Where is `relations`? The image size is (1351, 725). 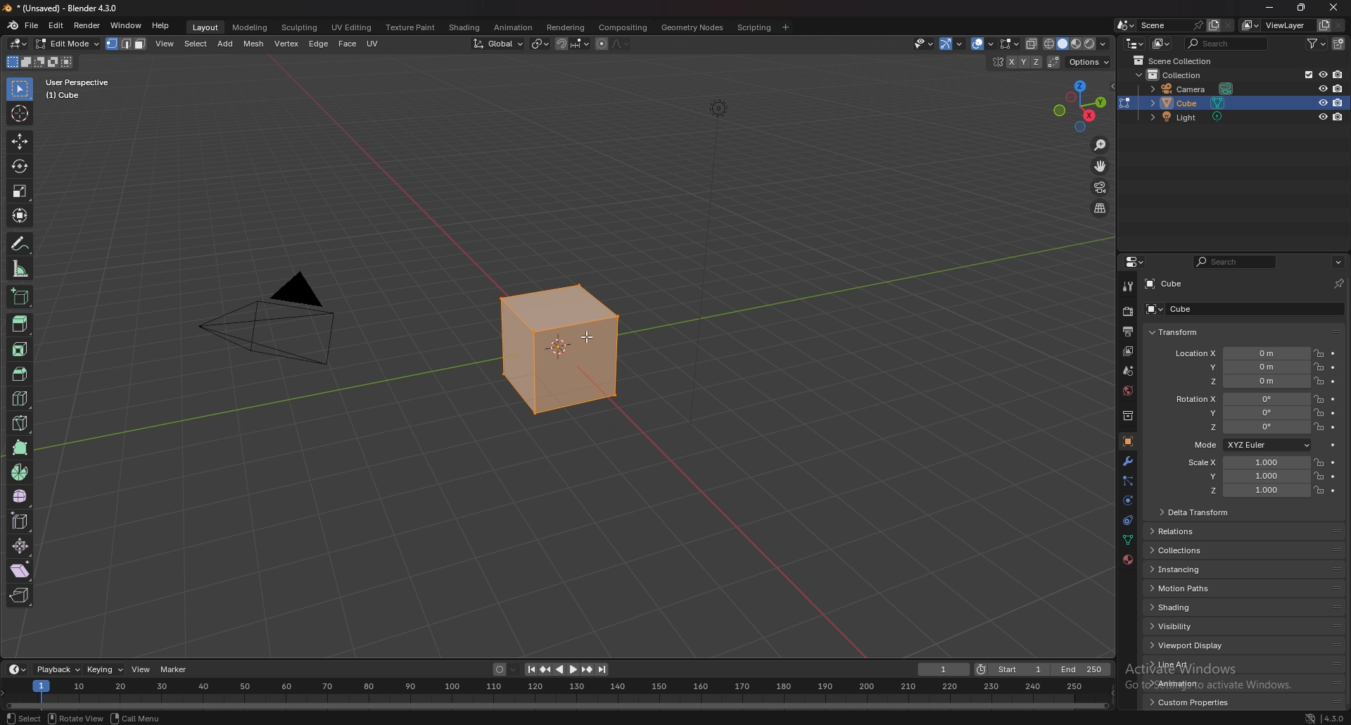 relations is located at coordinates (1197, 531).